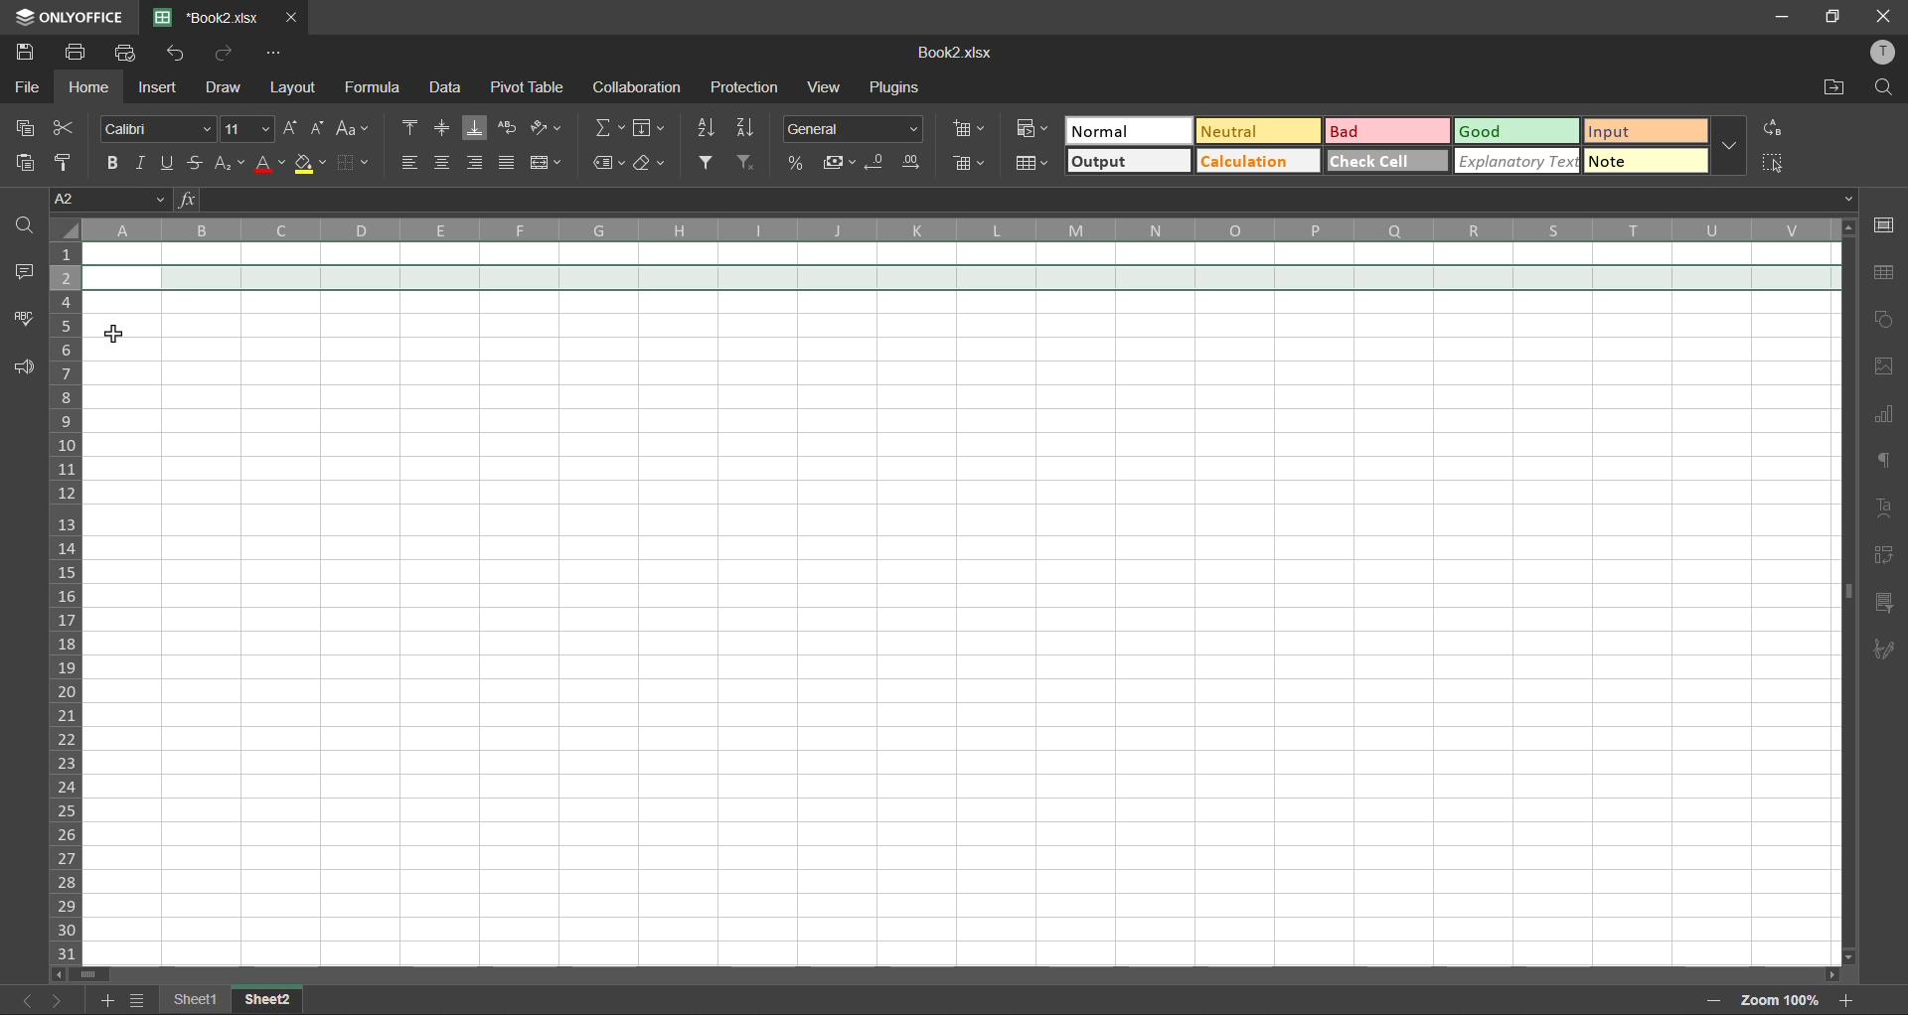  Describe the element at coordinates (26, 164) in the screenshot. I see `paste` at that location.